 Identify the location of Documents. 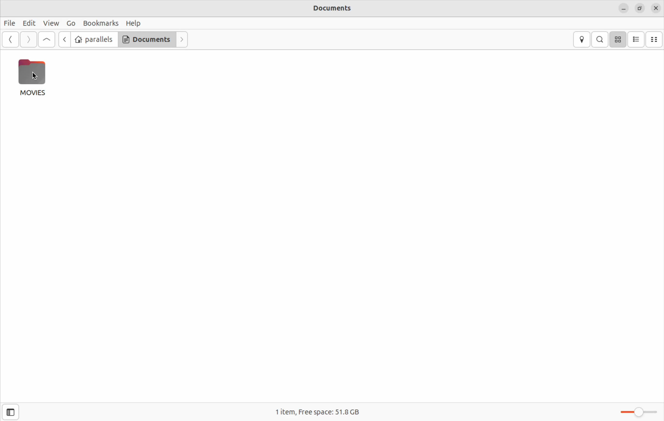
(147, 39).